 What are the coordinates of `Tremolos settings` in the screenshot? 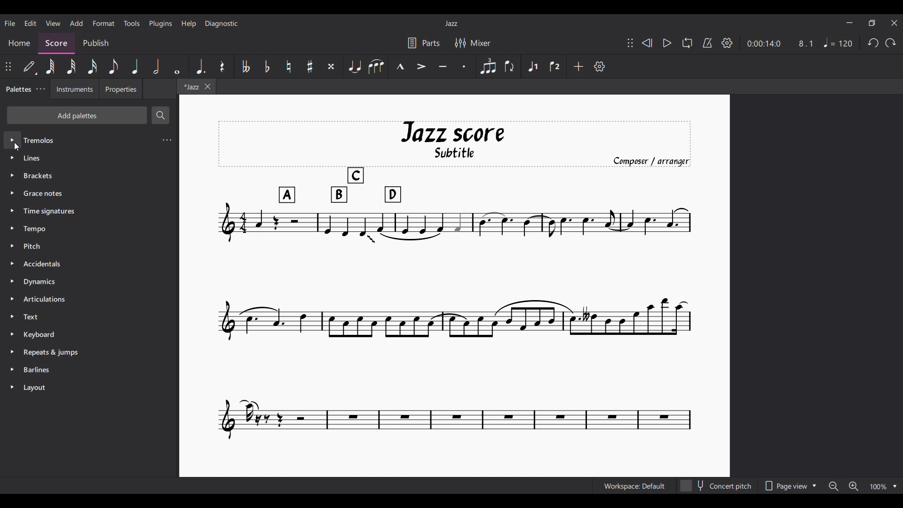 It's located at (167, 140).